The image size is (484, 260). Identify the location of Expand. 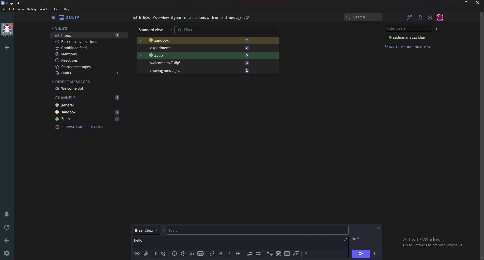
(346, 239).